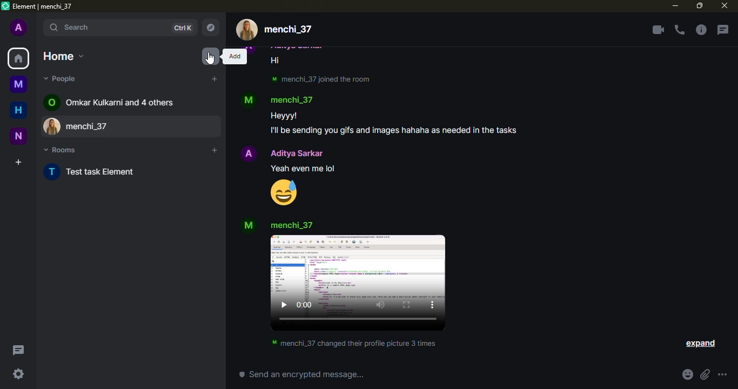 This screenshot has height=389, width=738. What do you see at coordinates (249, 100) in the screenshot?
I see `Profile initial` at bounding box center [249, 100].